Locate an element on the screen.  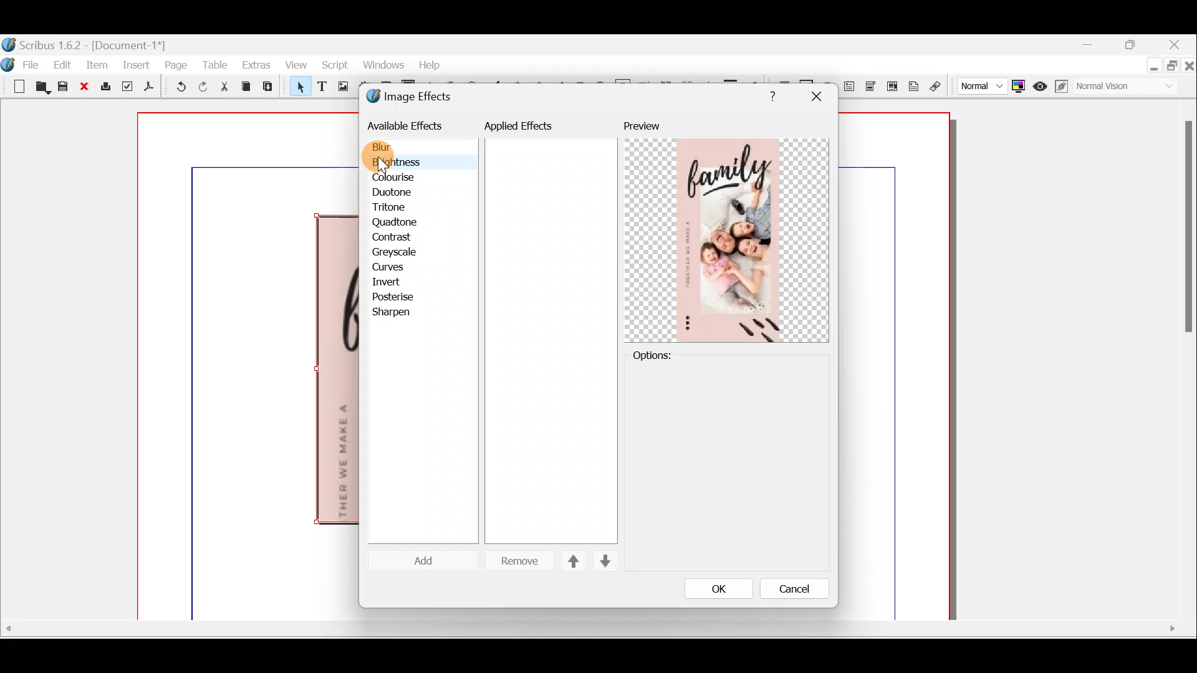
Remove is located at coordinates (514, 561).